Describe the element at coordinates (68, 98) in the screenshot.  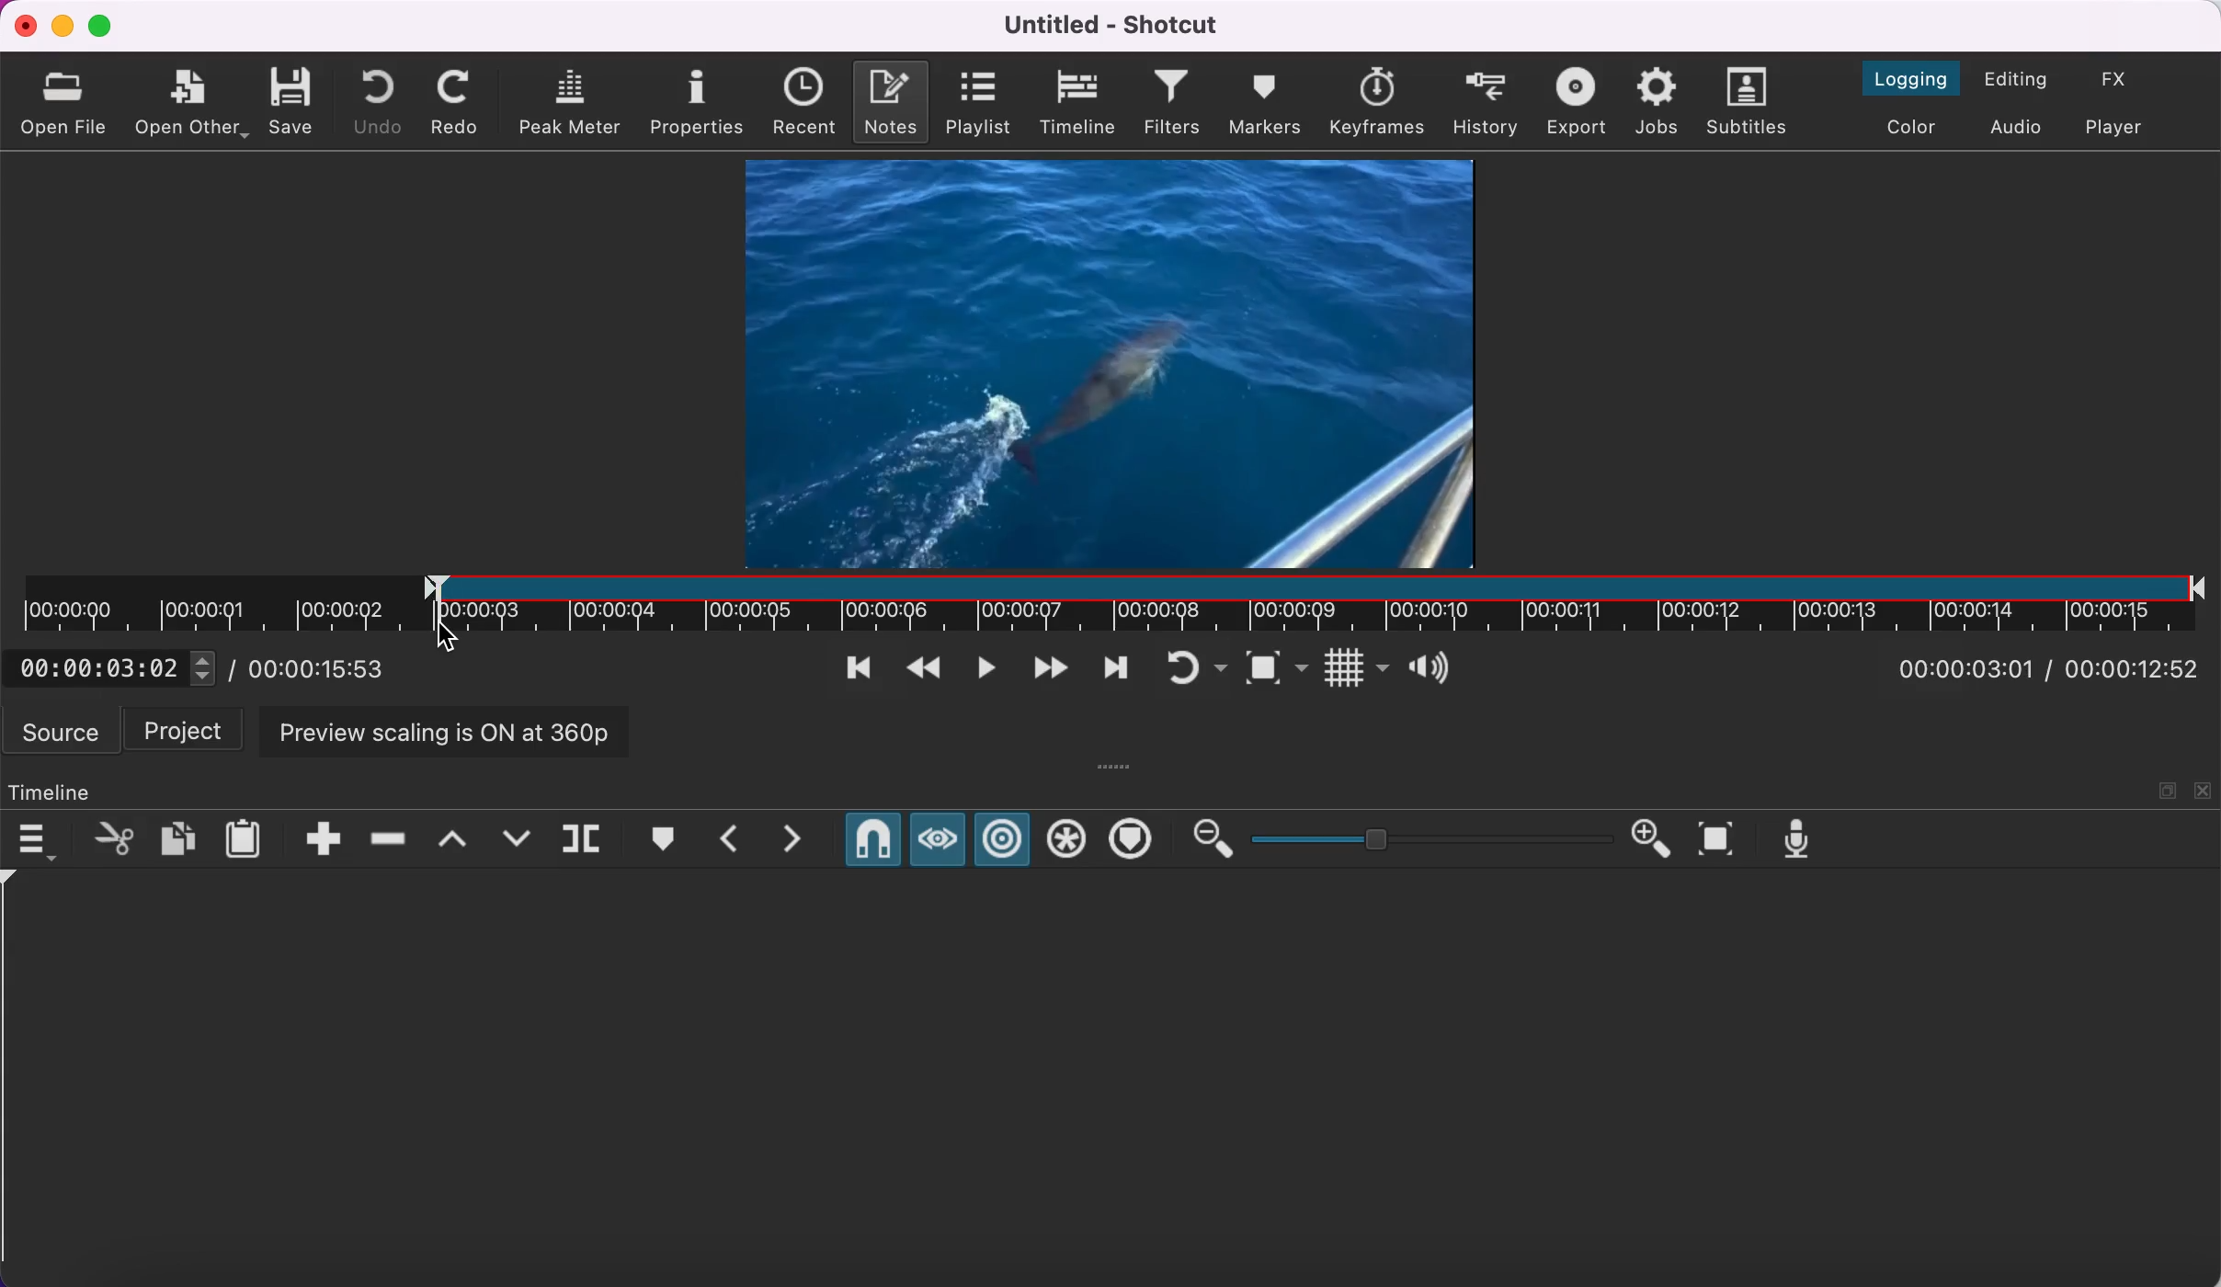
I see `open file` at that location.